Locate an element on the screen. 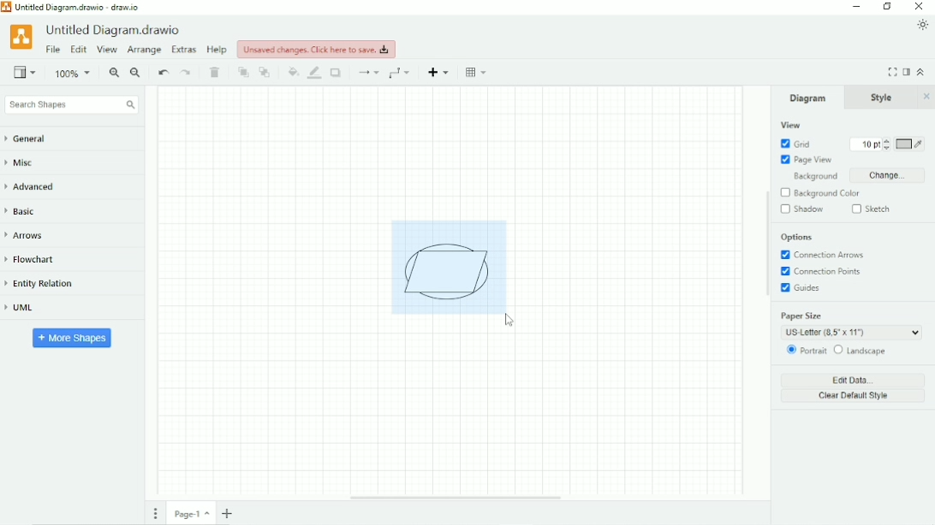 This screenshot has width=935, height=525. Logo is located at coordinates (21, 36).